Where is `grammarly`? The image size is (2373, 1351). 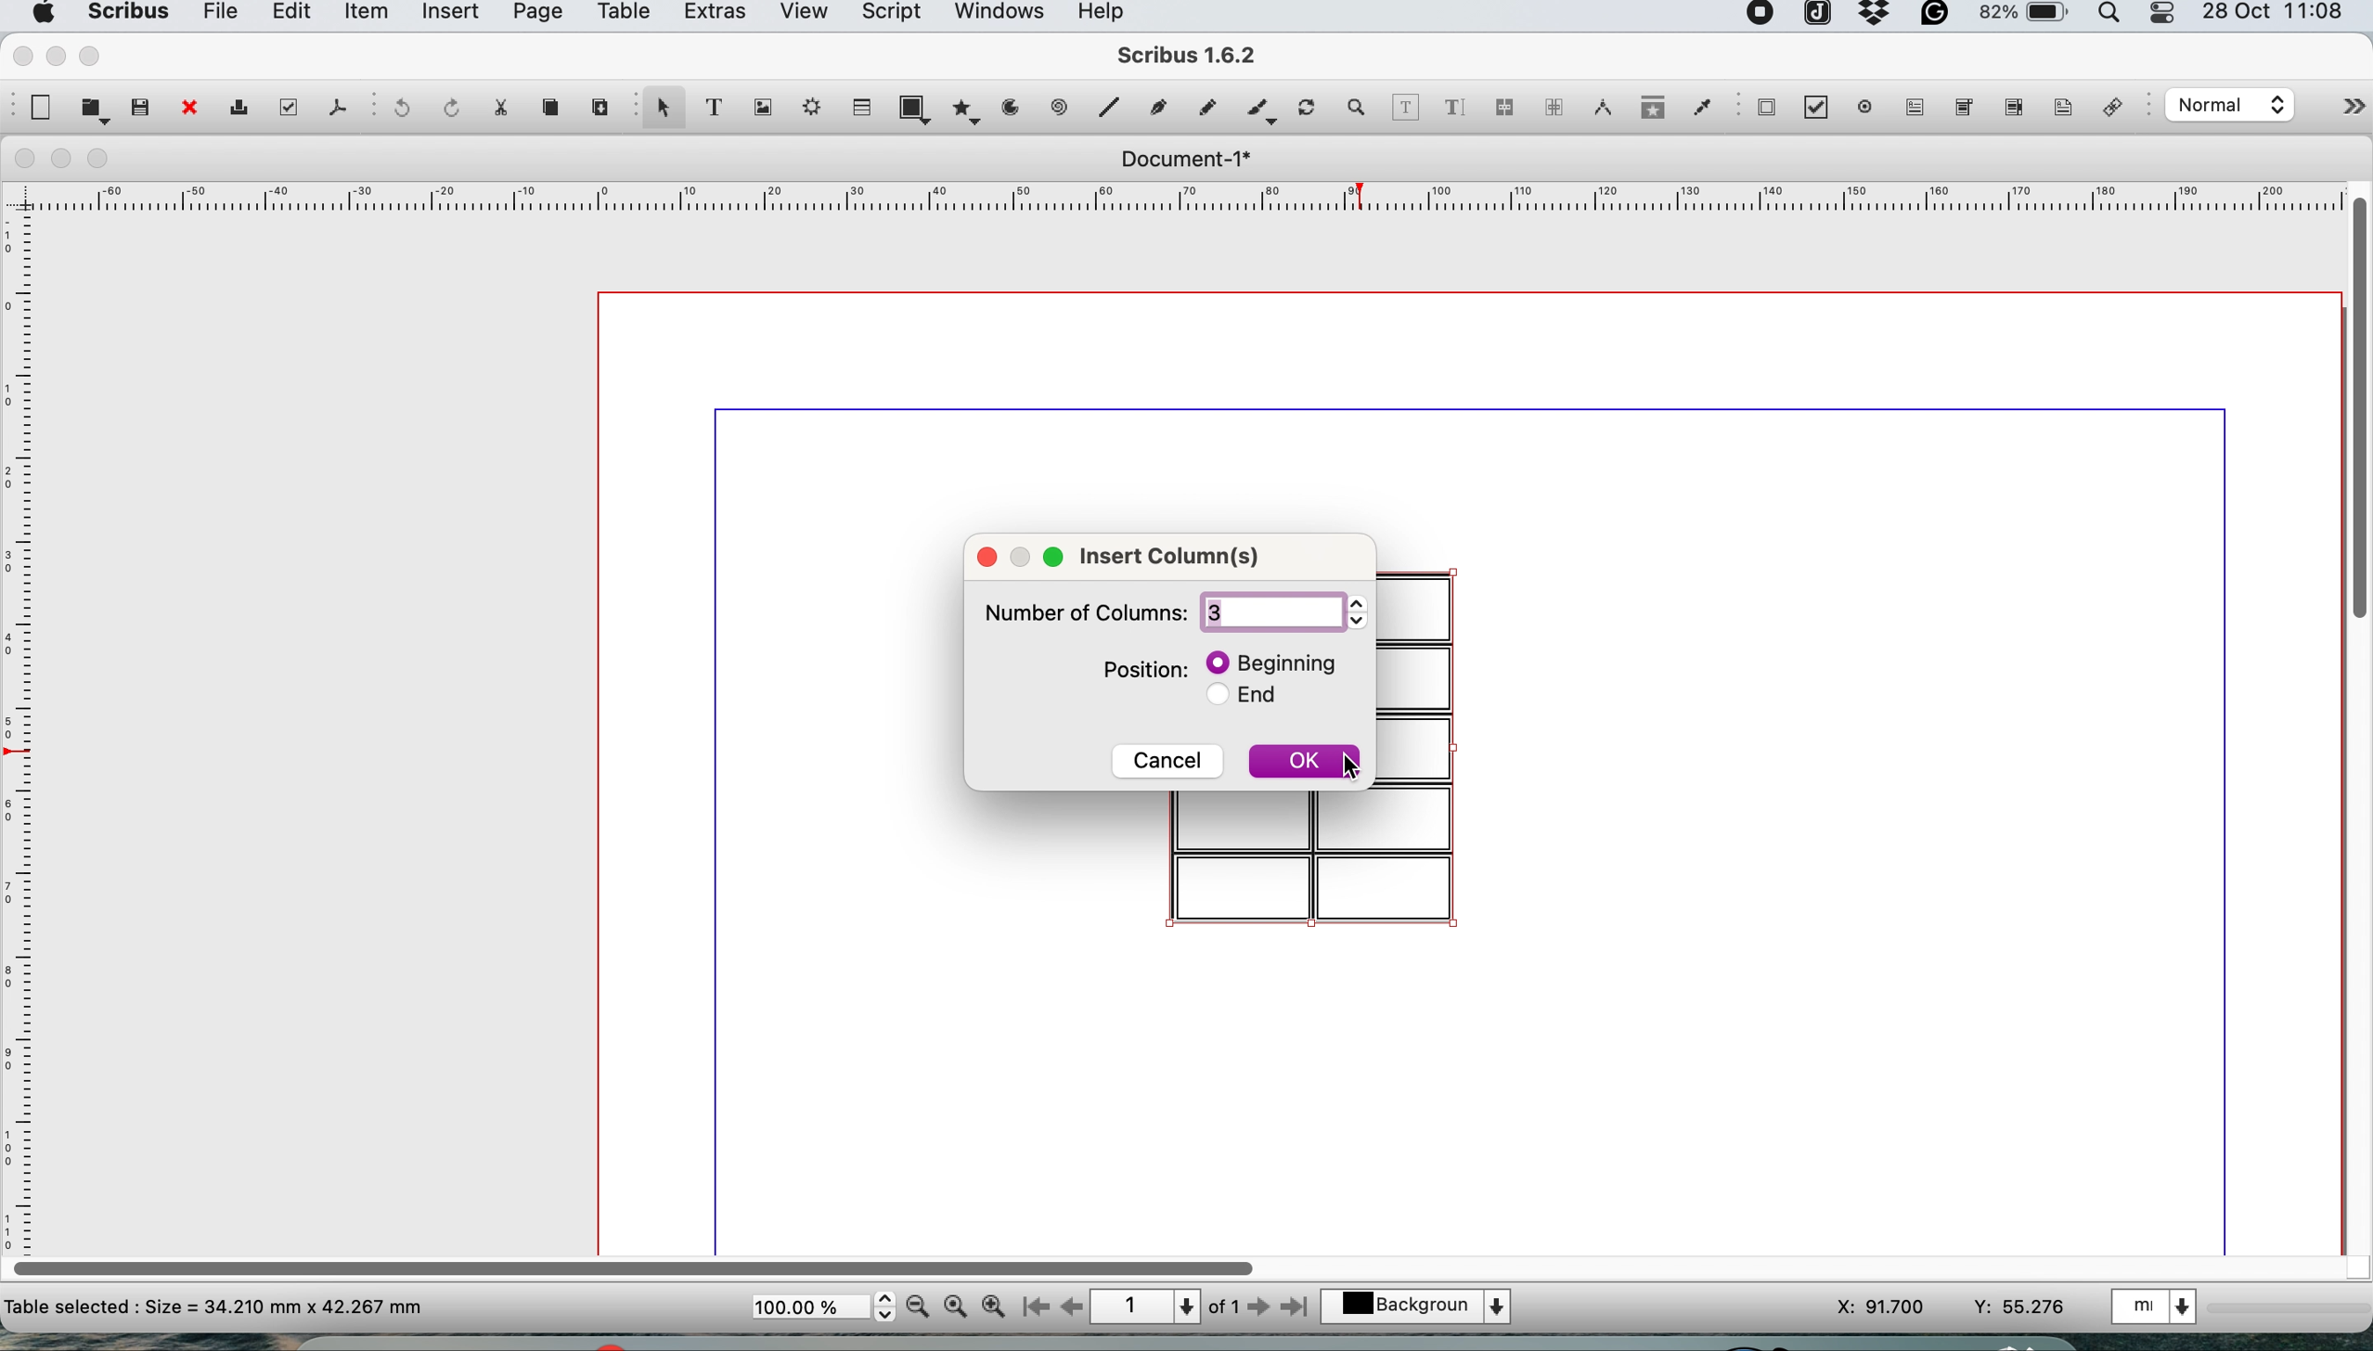 grammarly is located at coordinates (1938, 19).